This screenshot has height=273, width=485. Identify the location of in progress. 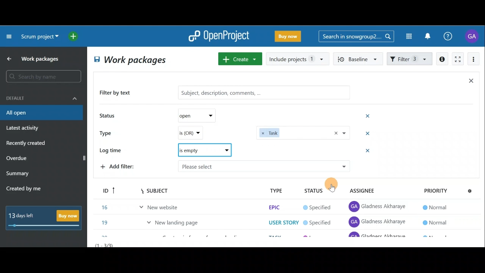
(320, 222).